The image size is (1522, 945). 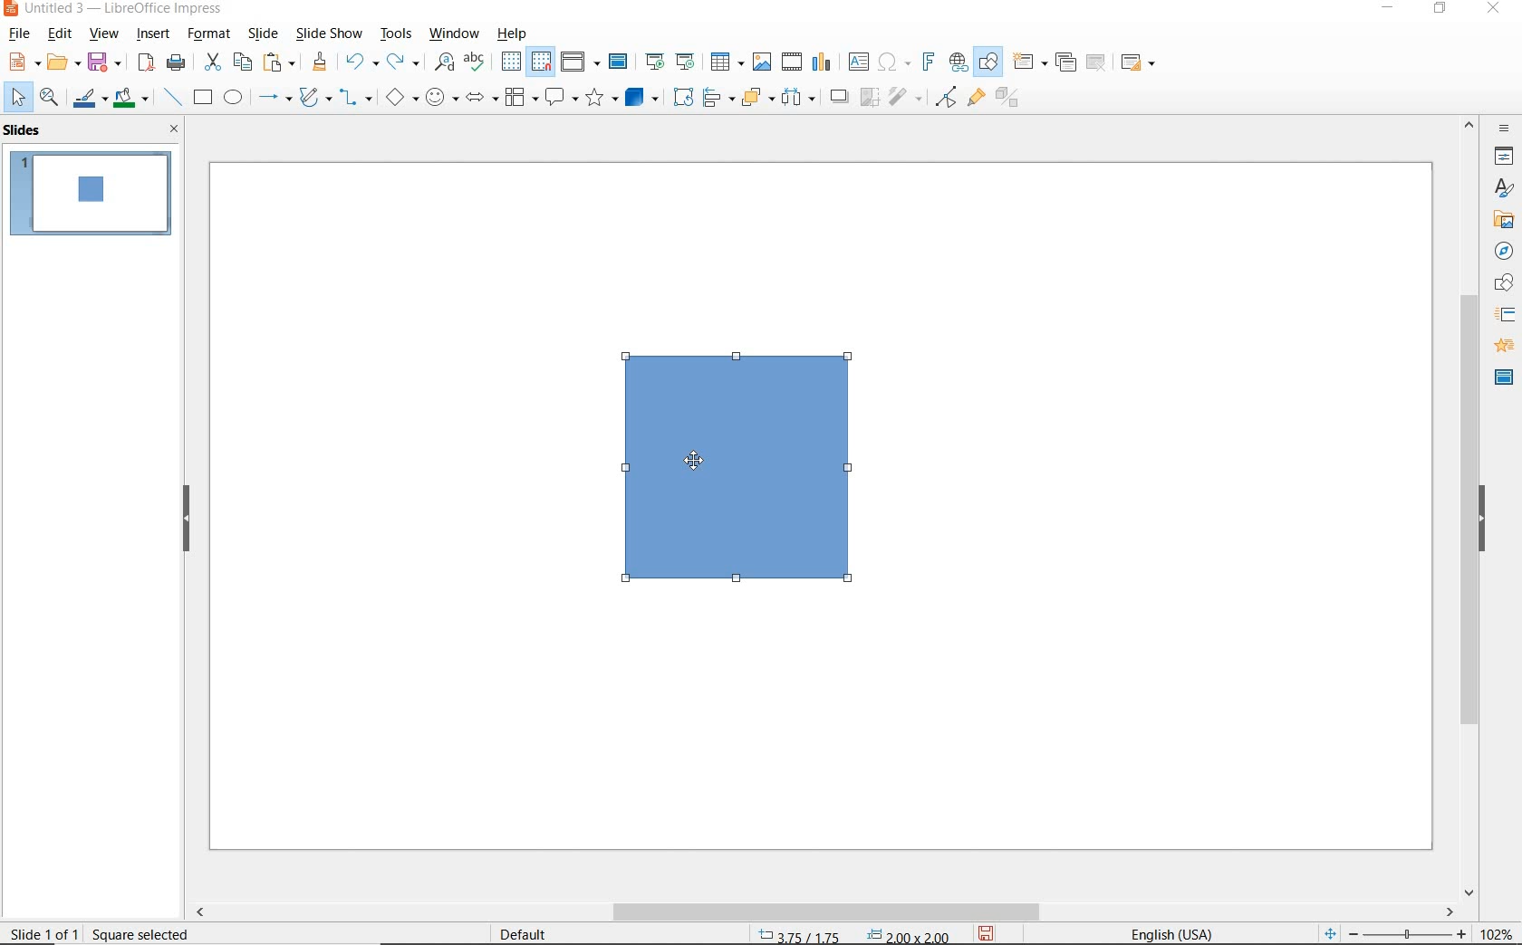 What do you see at coordinates (600, 99) in the screenshot?
I see `stars and banners` at bounding box center [600, 99].